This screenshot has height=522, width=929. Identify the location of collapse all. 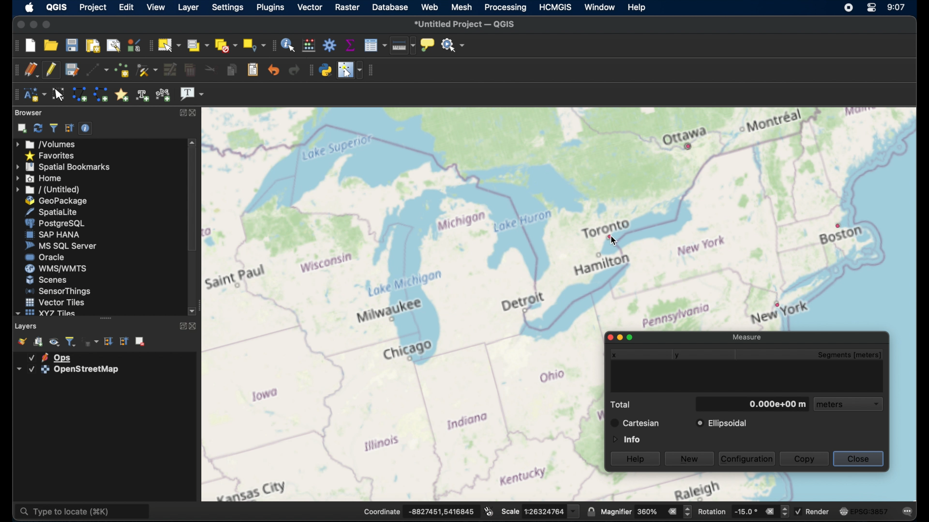
(124, 341).